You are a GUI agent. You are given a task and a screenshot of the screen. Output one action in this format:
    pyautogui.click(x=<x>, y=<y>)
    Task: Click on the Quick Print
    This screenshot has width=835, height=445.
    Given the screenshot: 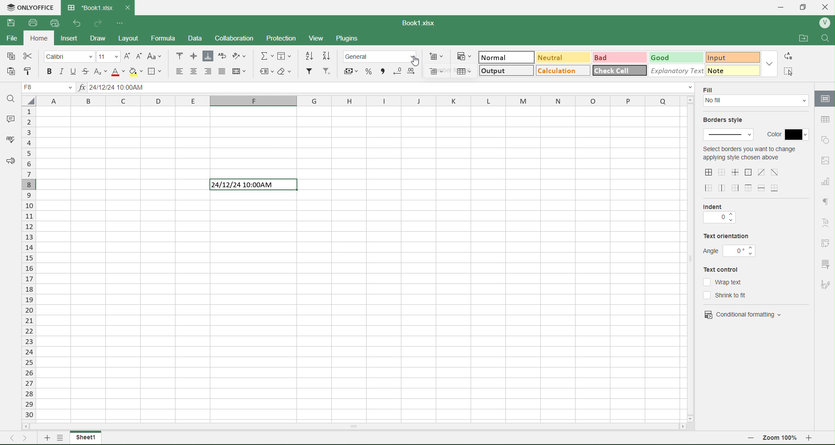 What is the action you would take?
    pyautogui.click(x=54, y=24)
    